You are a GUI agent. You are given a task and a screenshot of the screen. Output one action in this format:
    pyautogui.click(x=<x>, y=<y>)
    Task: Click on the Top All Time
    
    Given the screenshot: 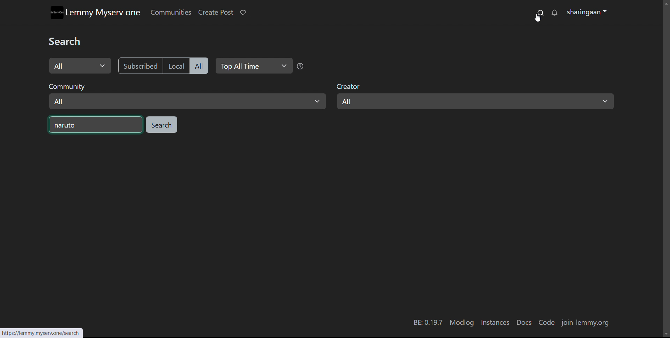 What is the action you would take?
    pyautogui.click(x=301, y=67)
    